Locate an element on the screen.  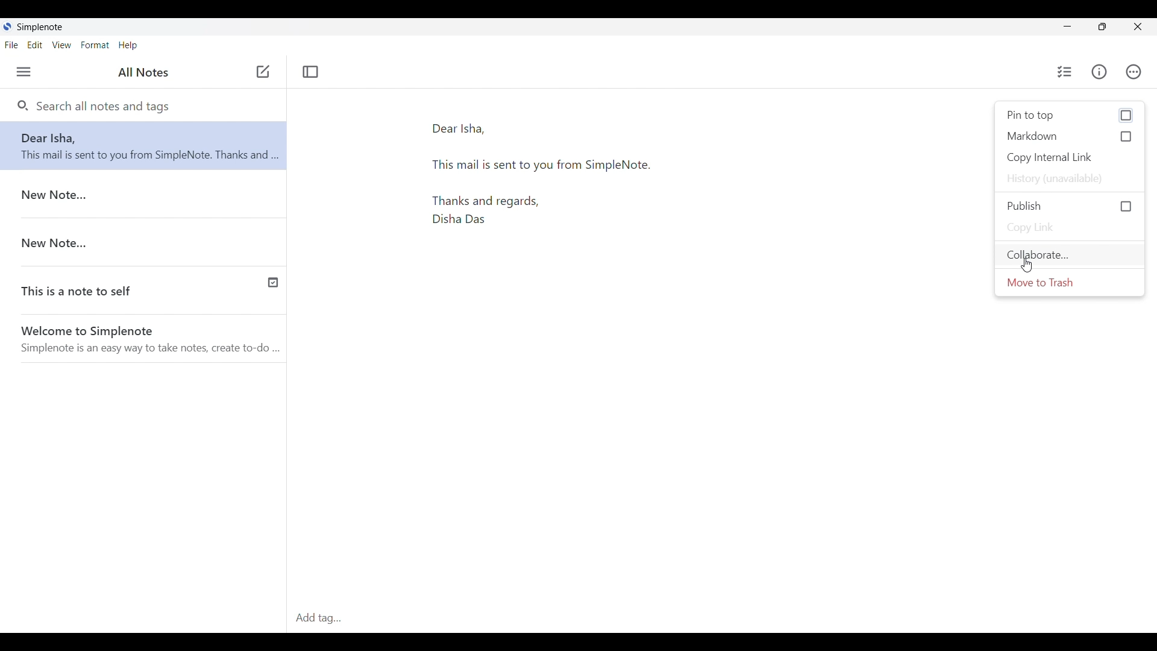
File is located at coordinates (11, 45).